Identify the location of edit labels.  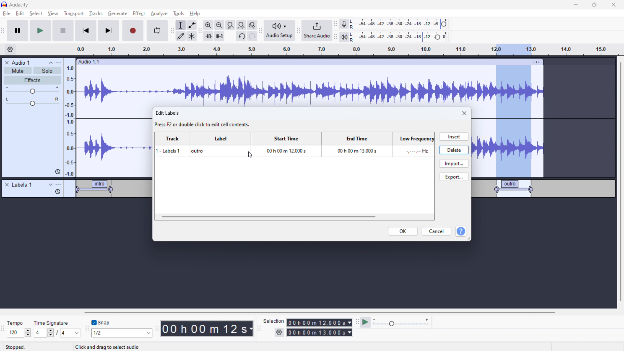
(204, 119).